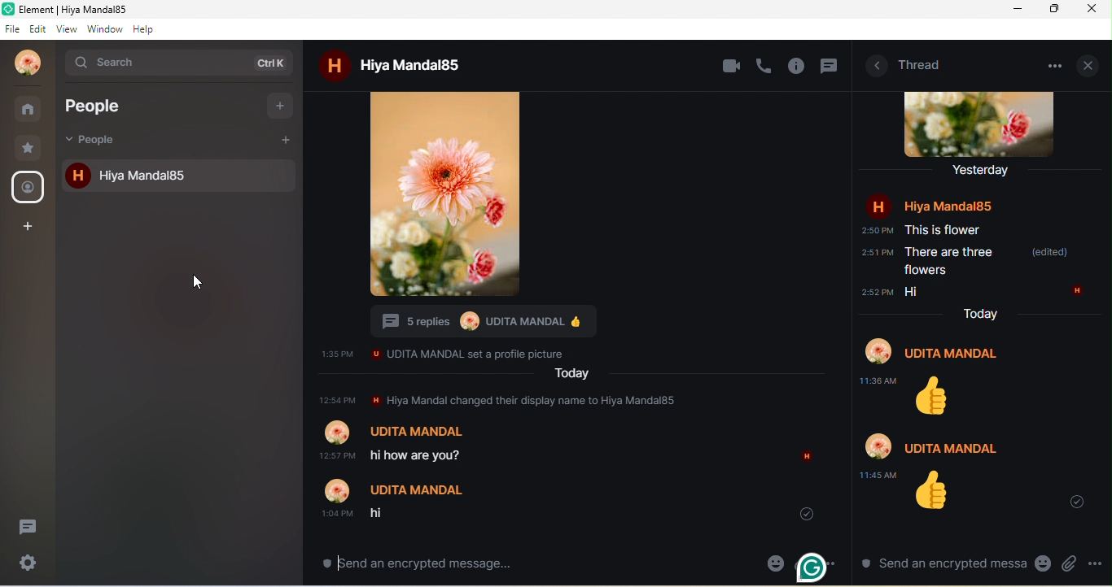  What do you see at coordinates (109, 105) in the screenshot?
I see `people` at bounding box center [109, 105].